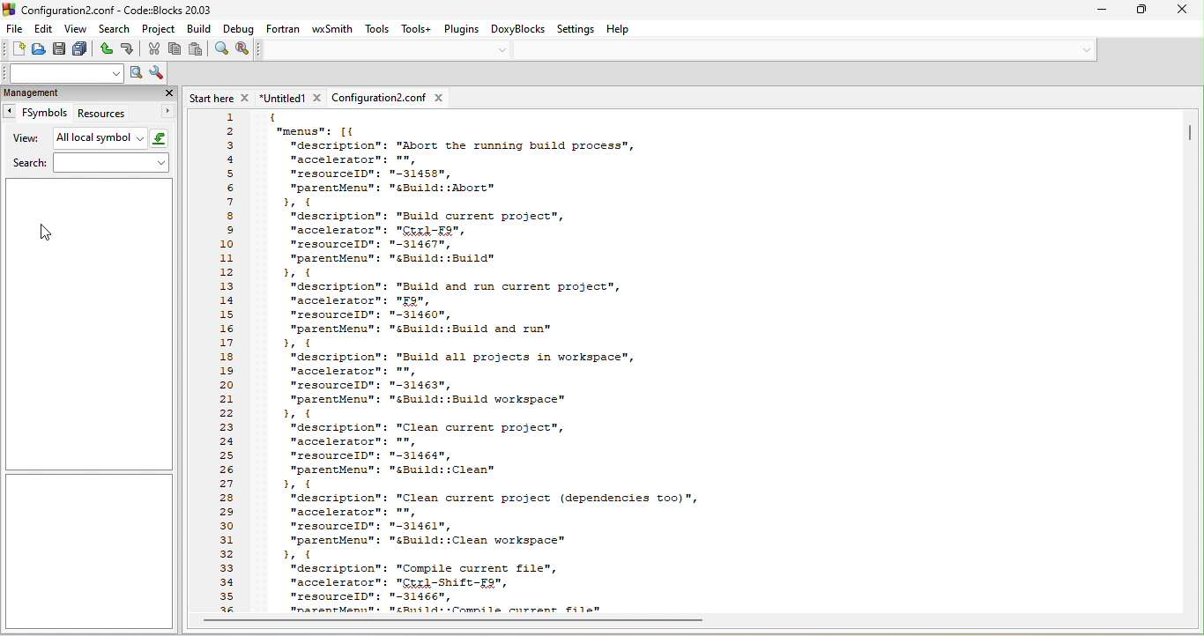 The height and width of the screenshot is (636, 1204). Describe the element at coordinates (199, 30) in the screenshot. I see `build` at that location.